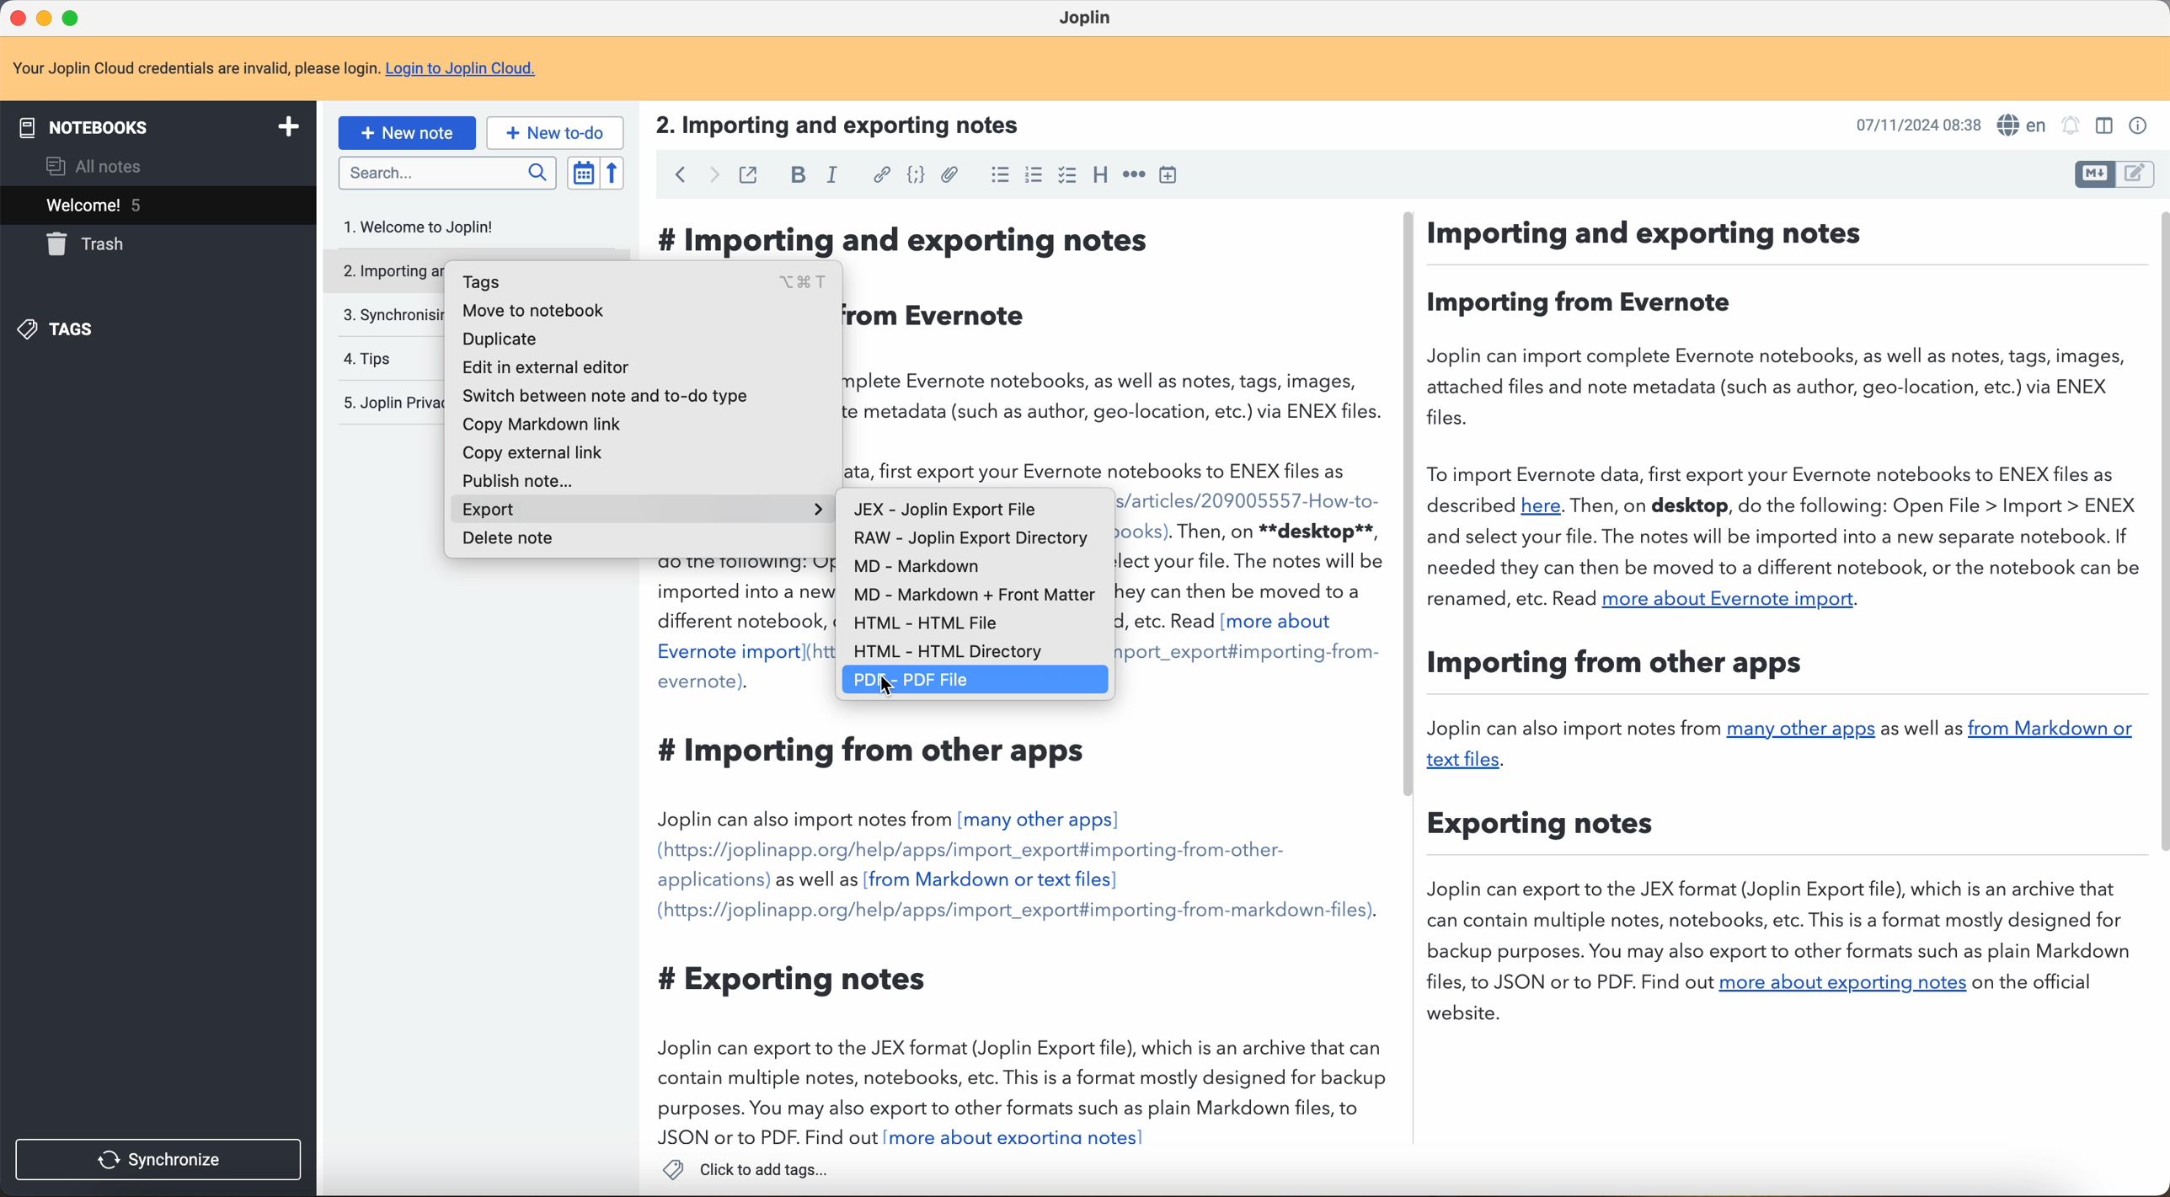 The width and height of the screenshot is (2170, 1197). Describe the element at coordinates (62, 330) in the screenshot. I see `tags` at that location.